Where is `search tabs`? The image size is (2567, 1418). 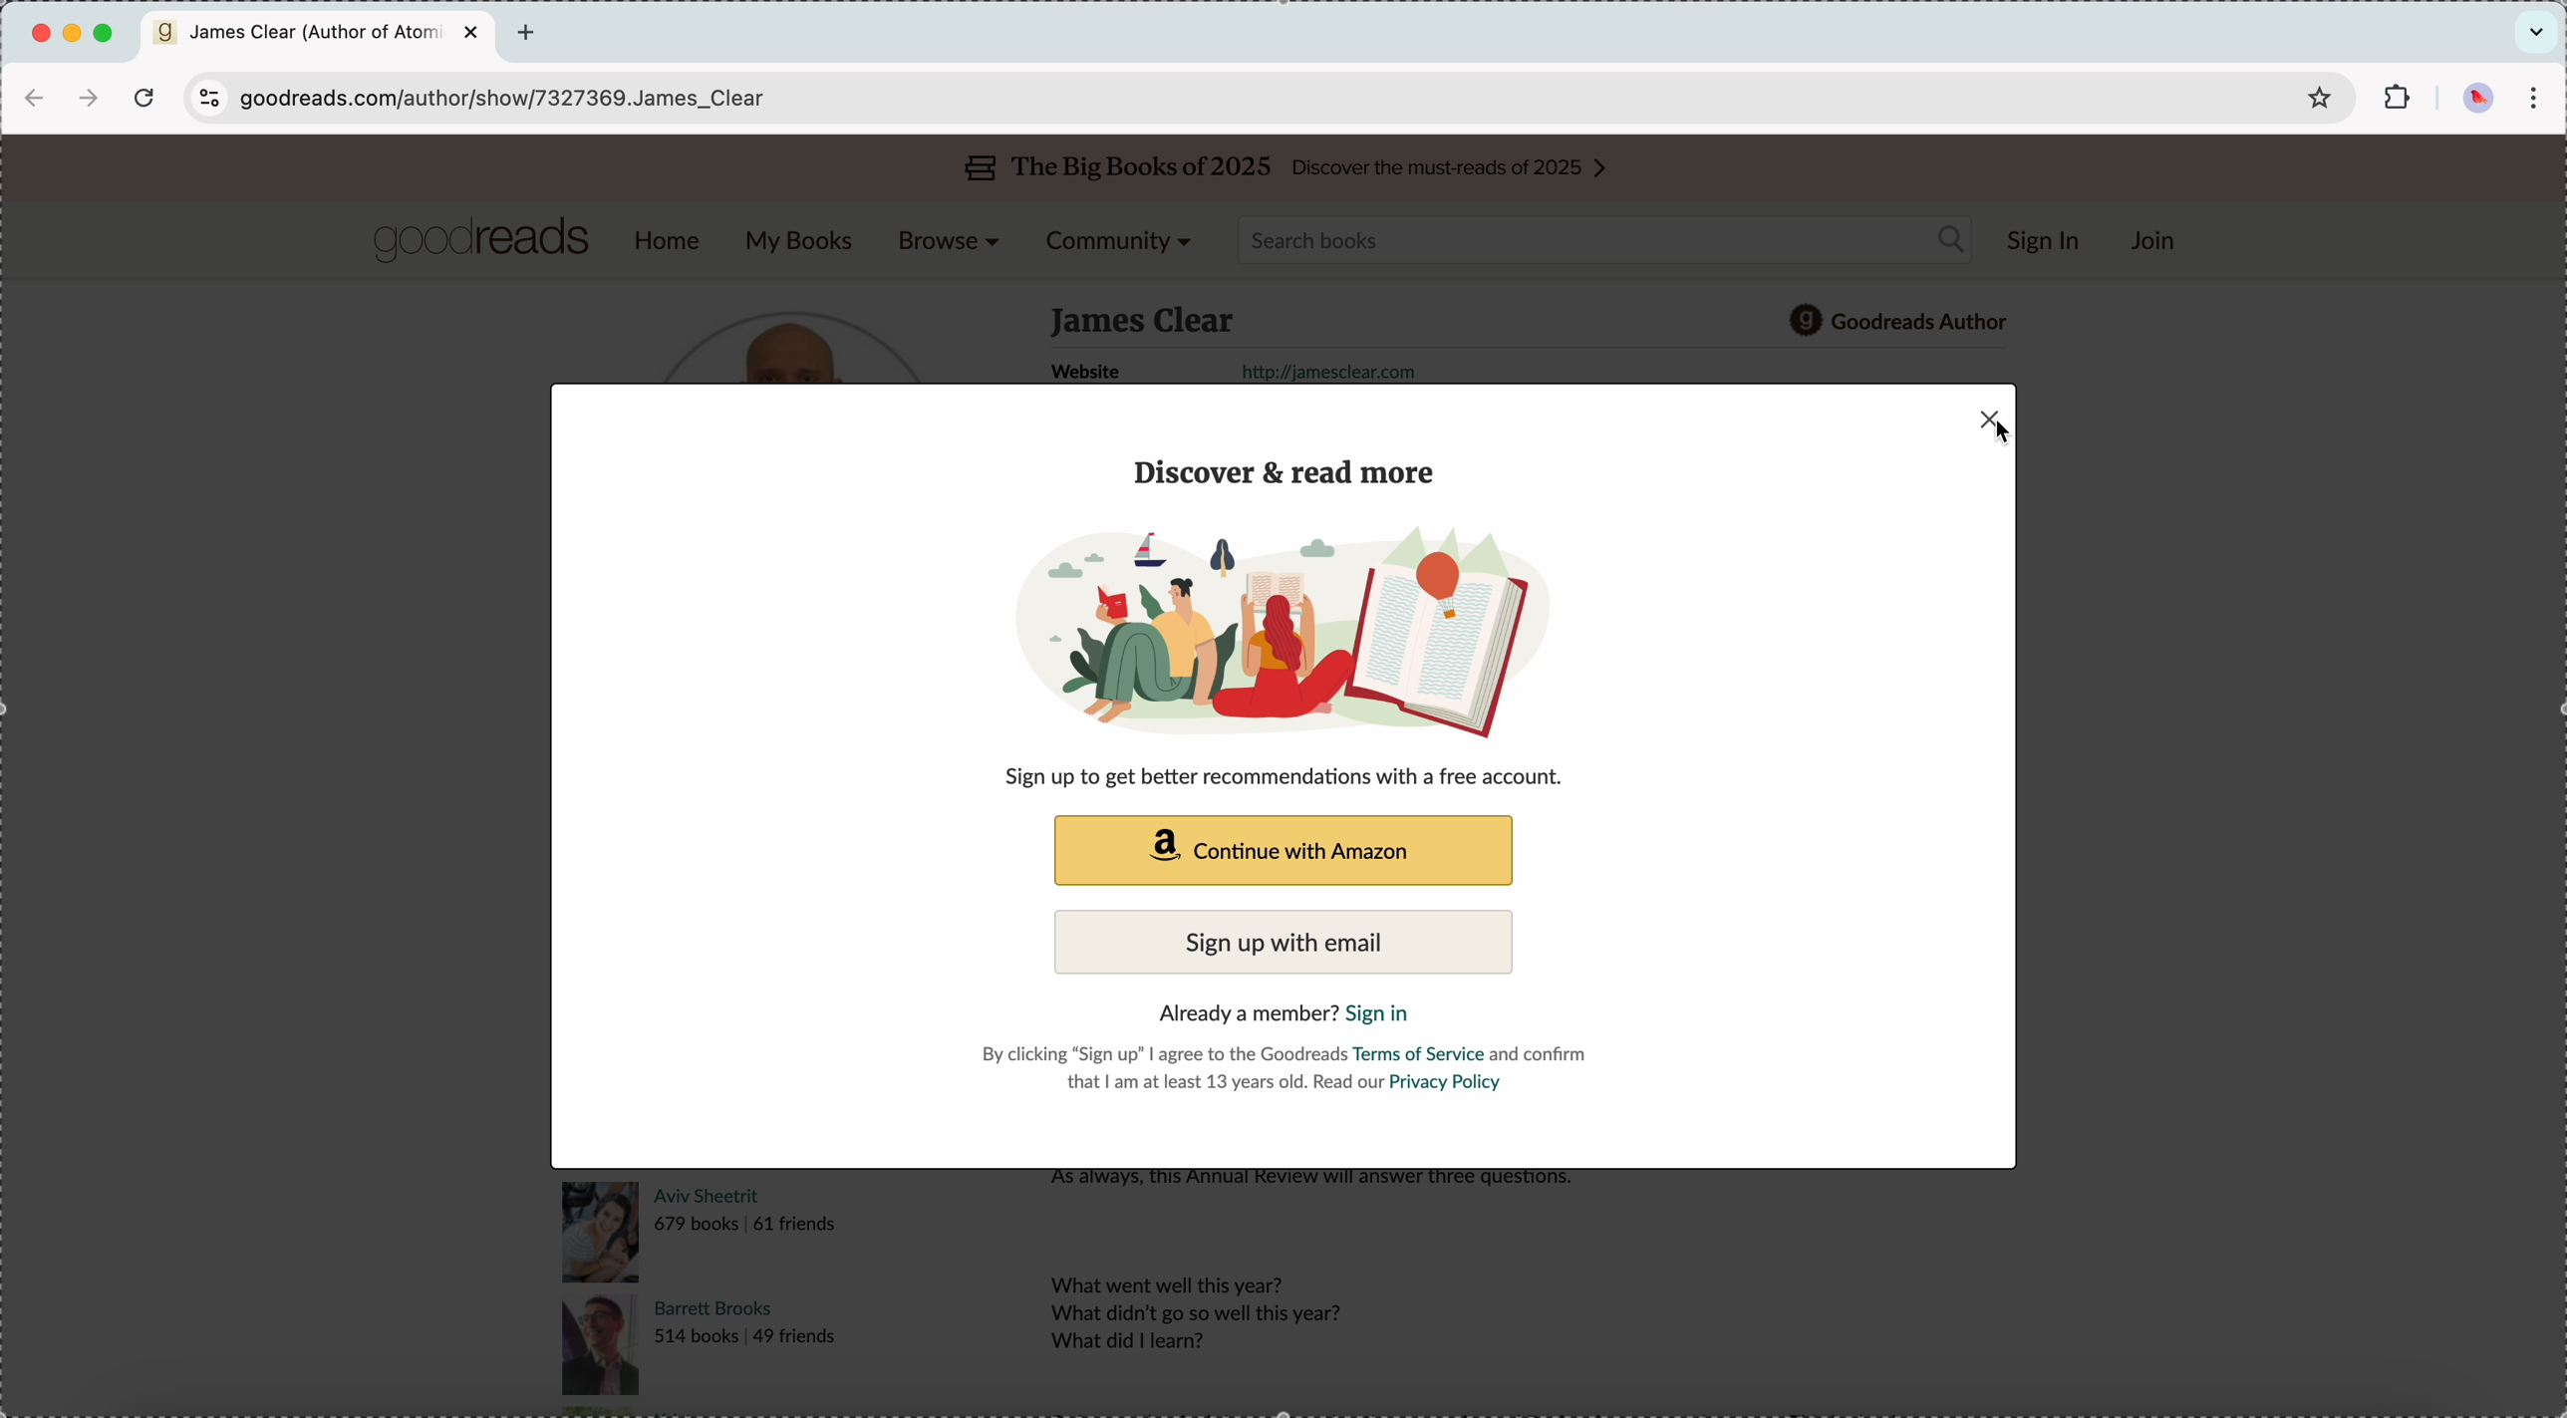
search tabs is located at coordinates (2536, 30).